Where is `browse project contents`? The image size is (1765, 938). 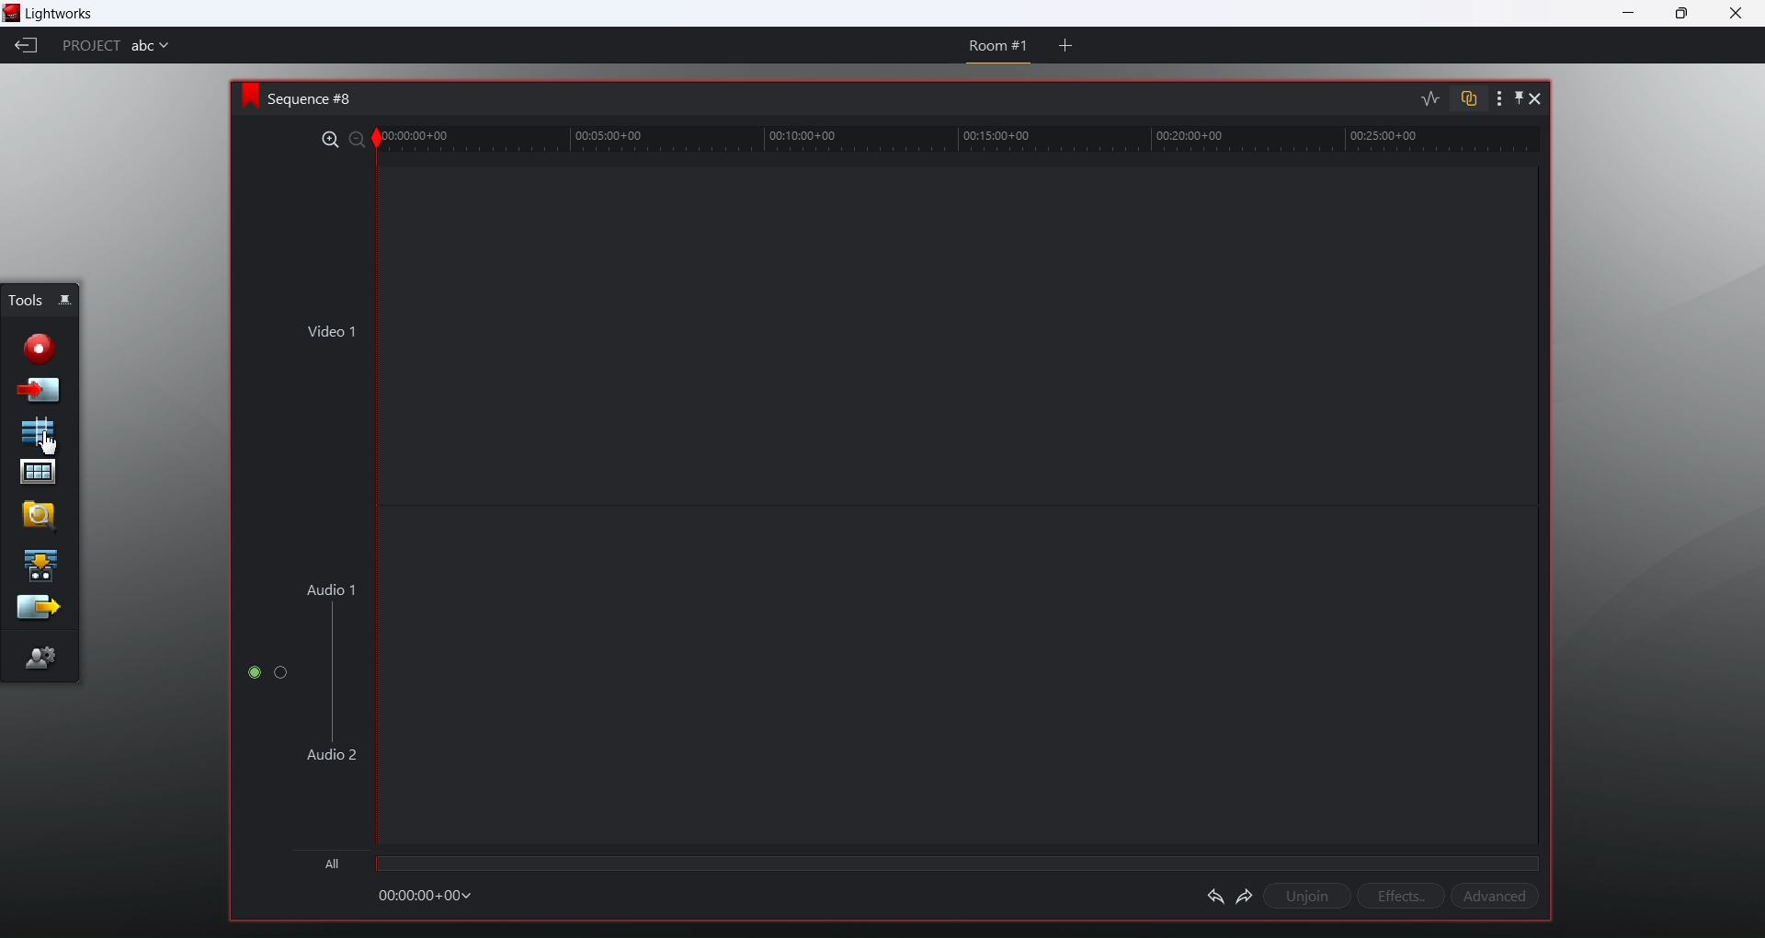 browse project contents is located at coordinates (34, 473).